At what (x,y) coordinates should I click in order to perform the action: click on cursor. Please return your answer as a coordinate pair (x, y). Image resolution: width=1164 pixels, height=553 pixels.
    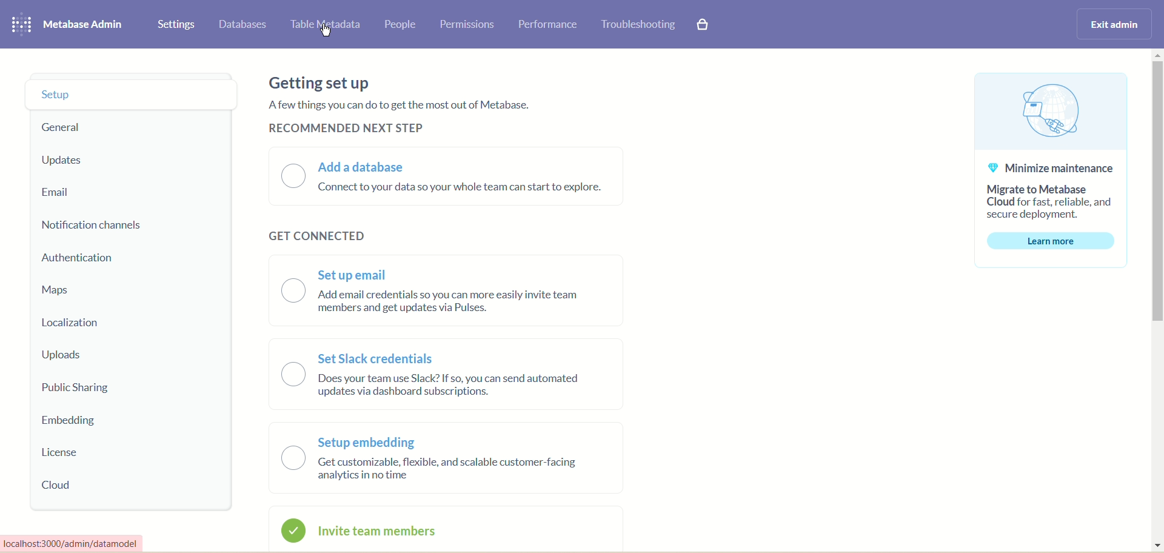
    Looking at the image, I should click on (327, 30).